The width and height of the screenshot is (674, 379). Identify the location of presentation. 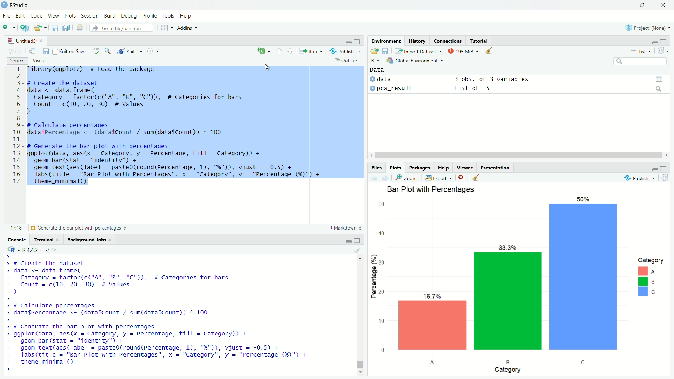
(496, 168).